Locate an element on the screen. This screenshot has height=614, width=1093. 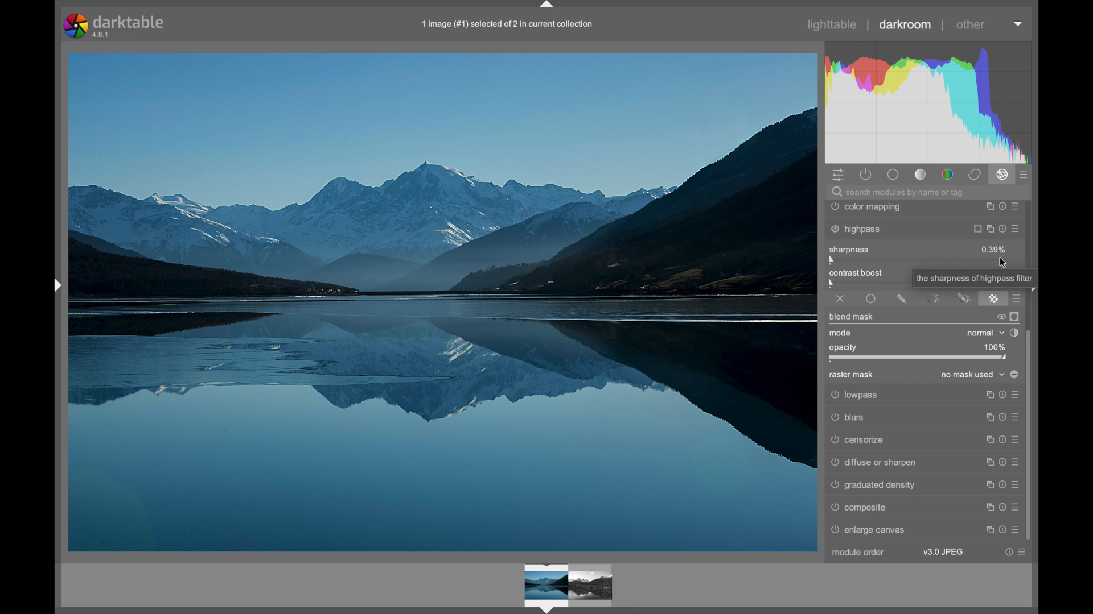
enlarge canvas is located at coordinates (870, 530).